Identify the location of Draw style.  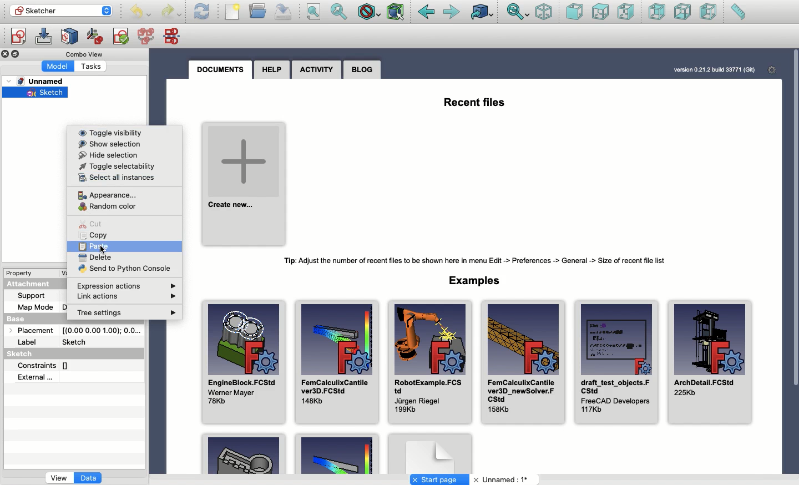
(368, 13).